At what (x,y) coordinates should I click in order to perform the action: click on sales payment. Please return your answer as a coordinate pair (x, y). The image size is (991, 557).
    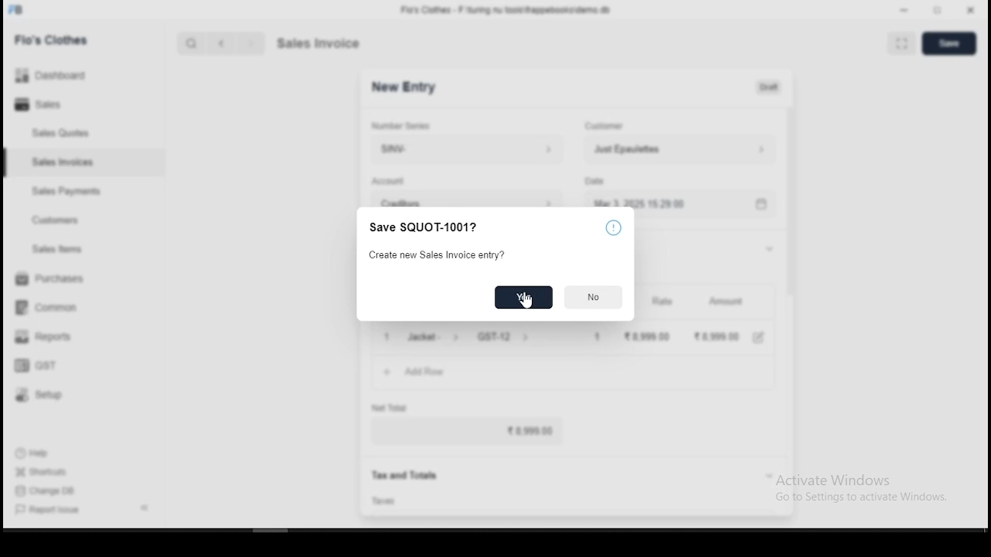
    Looking at the image, I should click on (63, 191).